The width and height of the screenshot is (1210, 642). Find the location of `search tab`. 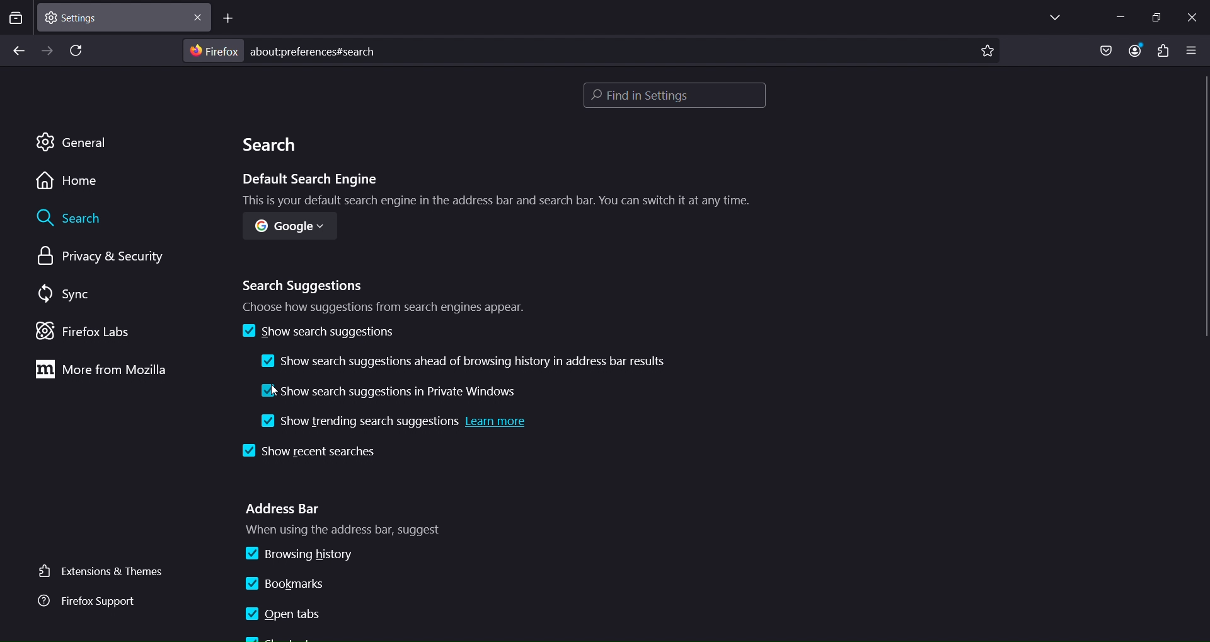

search tab is located at coordinates (16, 20).